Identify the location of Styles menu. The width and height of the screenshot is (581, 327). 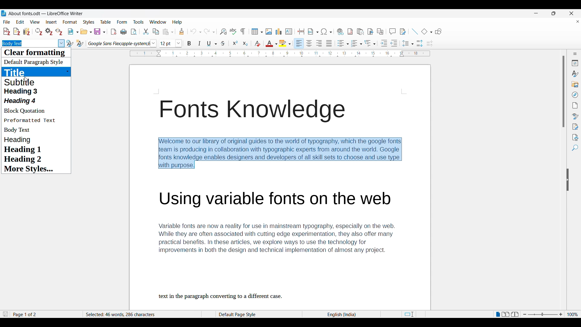
(89, 22).